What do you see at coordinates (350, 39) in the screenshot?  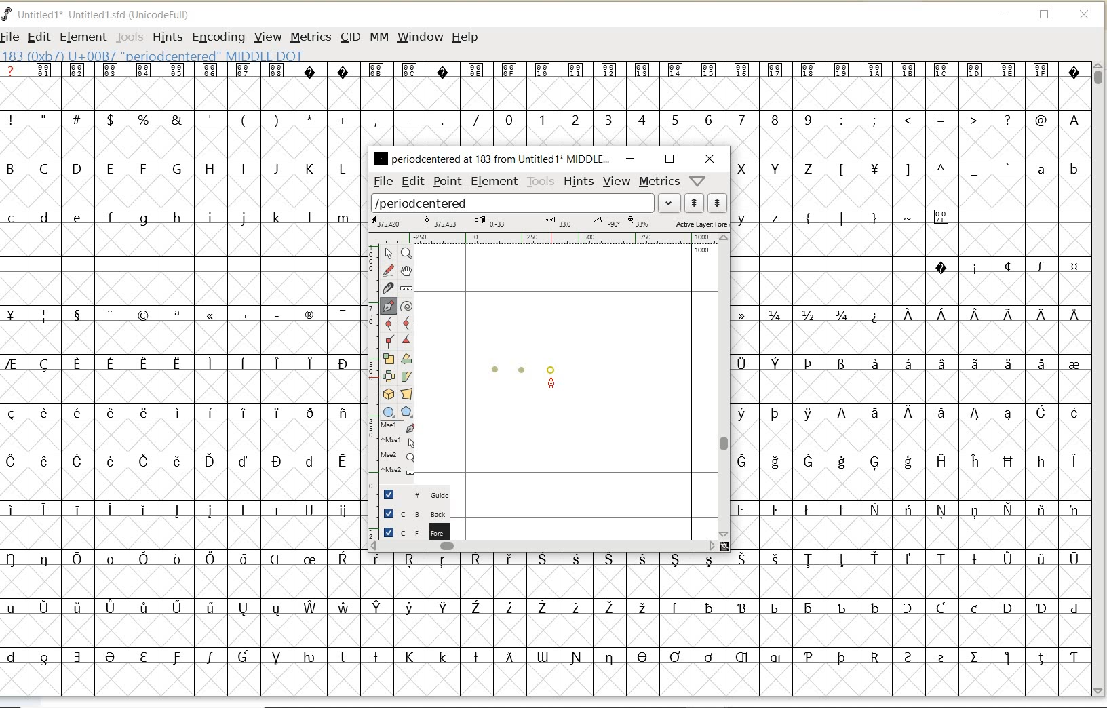 I see `CID` at bounding box center [350, 39].